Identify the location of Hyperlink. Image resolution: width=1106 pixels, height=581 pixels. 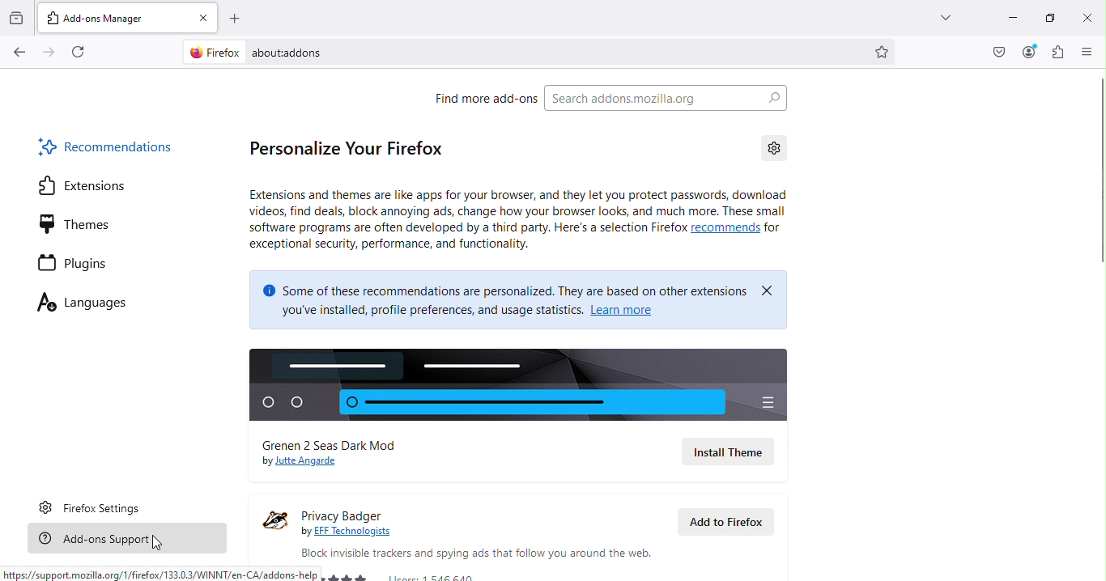
(299, 463).